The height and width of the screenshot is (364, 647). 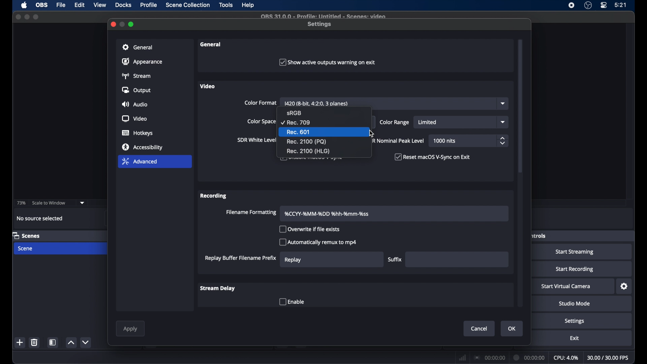 I want to click on dropdown, so click(x=503, y=103).